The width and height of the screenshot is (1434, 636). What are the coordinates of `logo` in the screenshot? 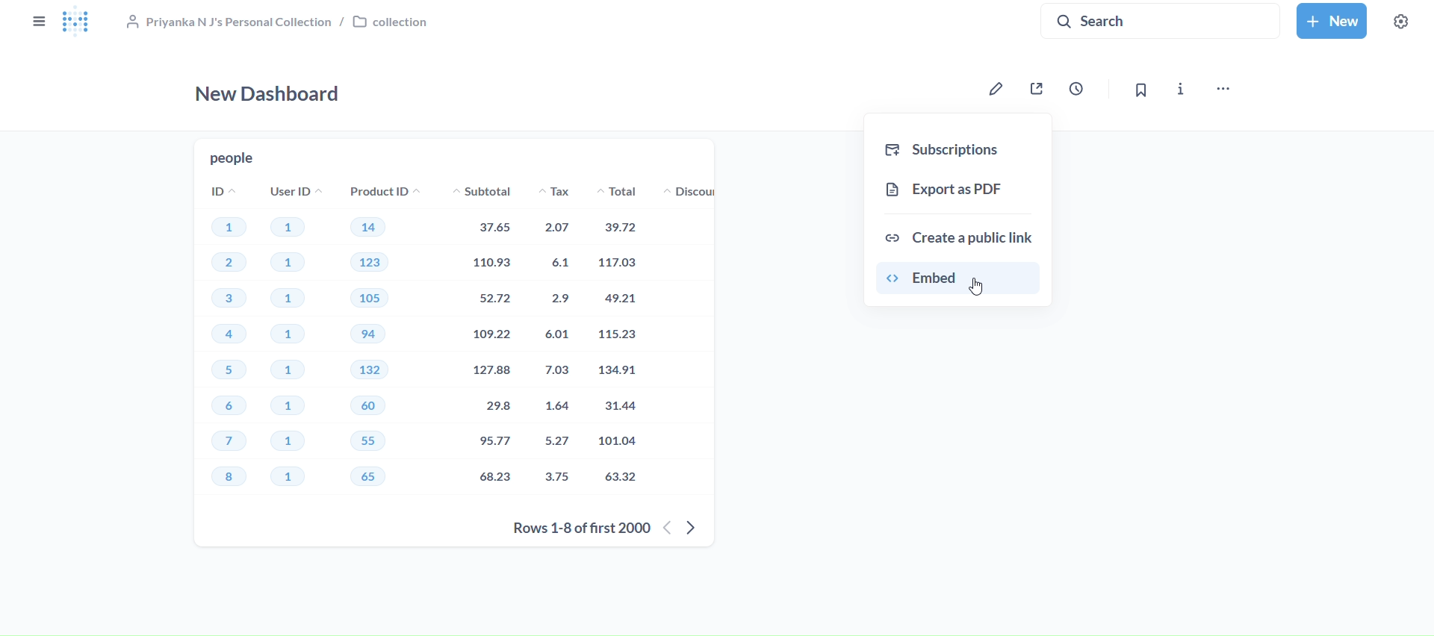 It's located at (79, 24).